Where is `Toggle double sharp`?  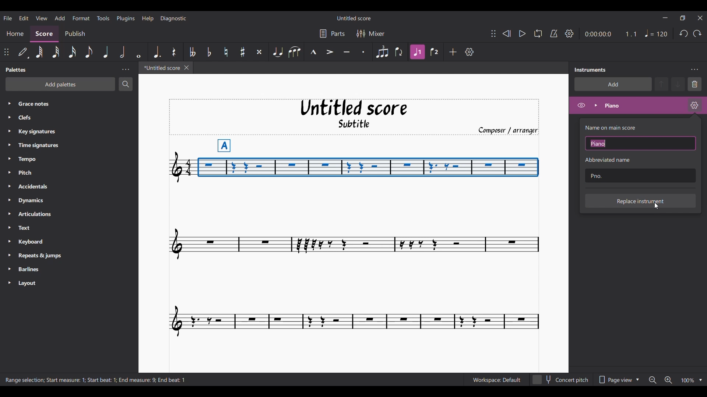
Toggle double sharp is located at coordinates (259, 52).